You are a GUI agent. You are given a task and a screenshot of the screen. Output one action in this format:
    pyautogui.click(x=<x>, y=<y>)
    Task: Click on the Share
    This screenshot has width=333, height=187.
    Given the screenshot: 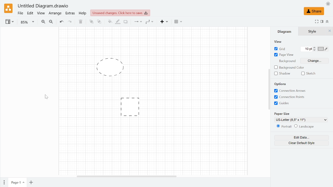 What is the action you would take?
    pyautogui.click(x=314, y=11)
    